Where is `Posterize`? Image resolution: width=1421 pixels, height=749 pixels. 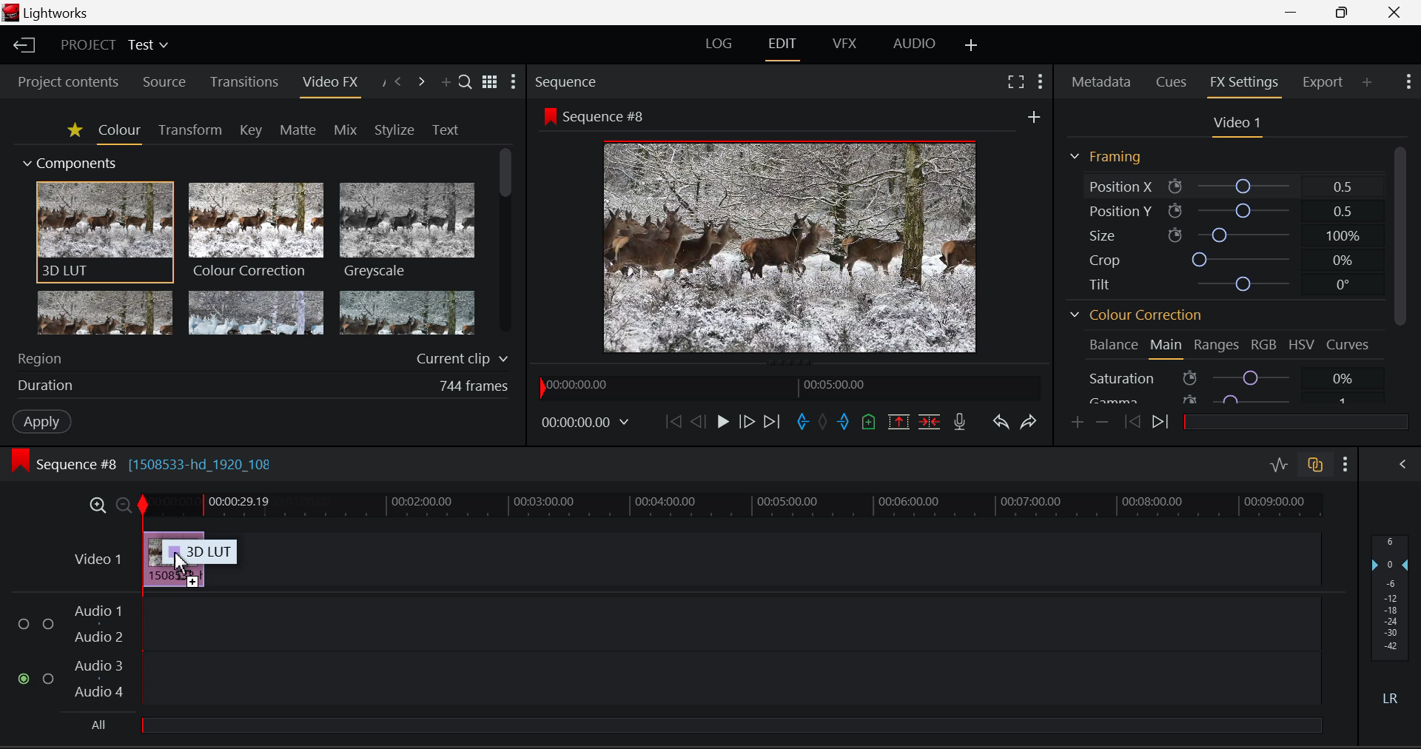
Posterize is located at coordinates (408, 314).